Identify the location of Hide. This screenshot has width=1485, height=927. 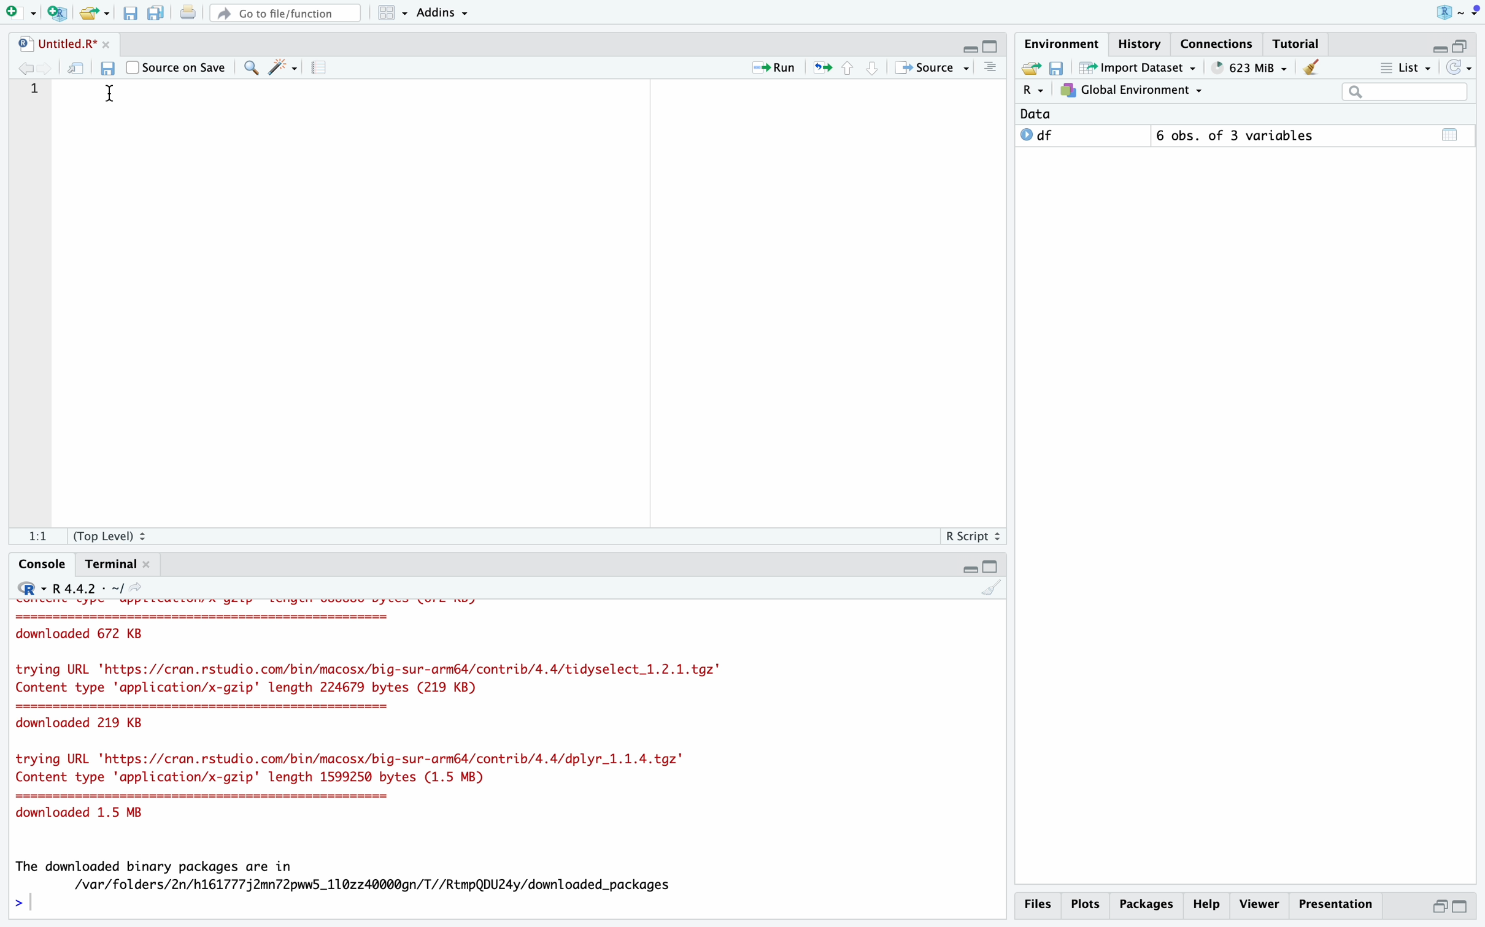
(968, 47).